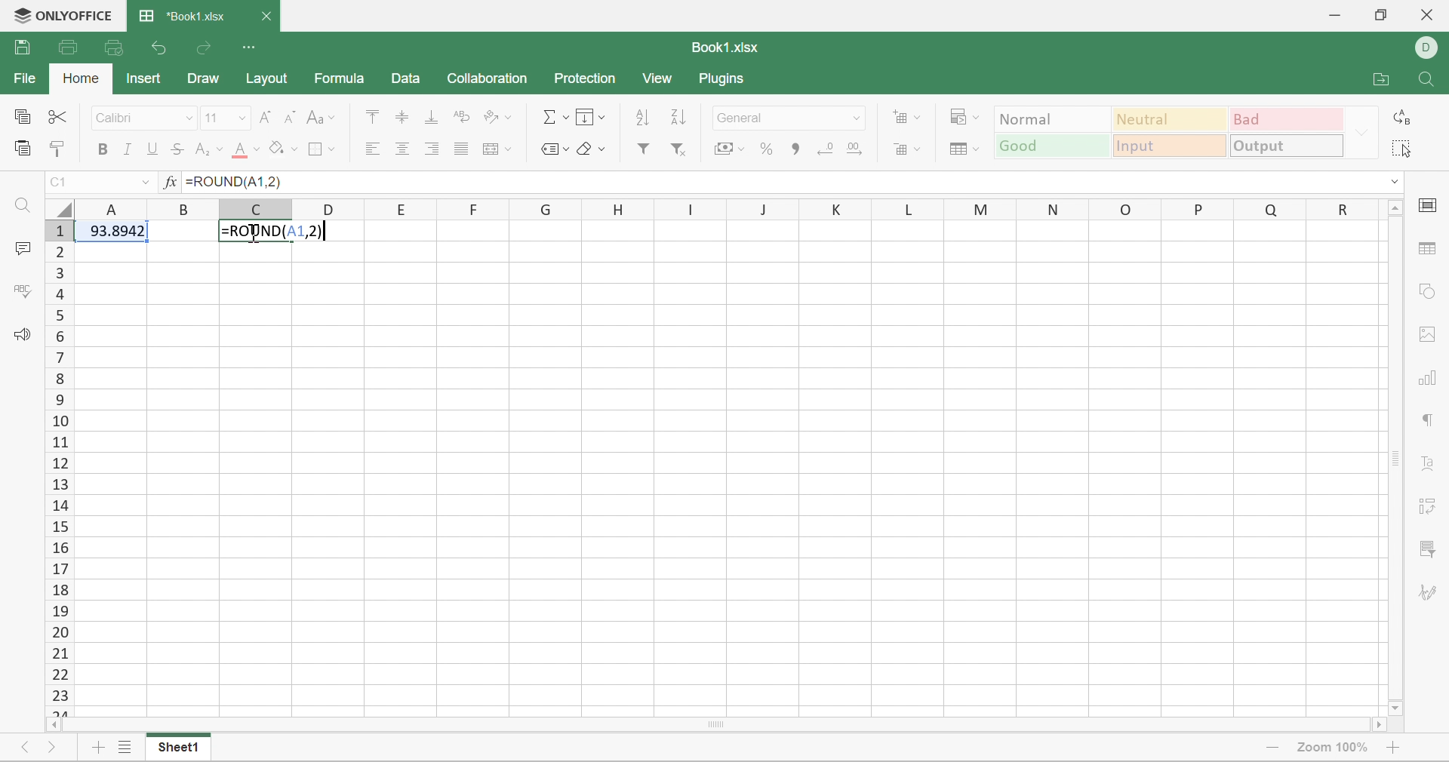 This screenshot has height=762, width=1449. What do you see at coordinates (768, 150) in the screenshot?
I see `Percent style` at bounding box center [768, 150].